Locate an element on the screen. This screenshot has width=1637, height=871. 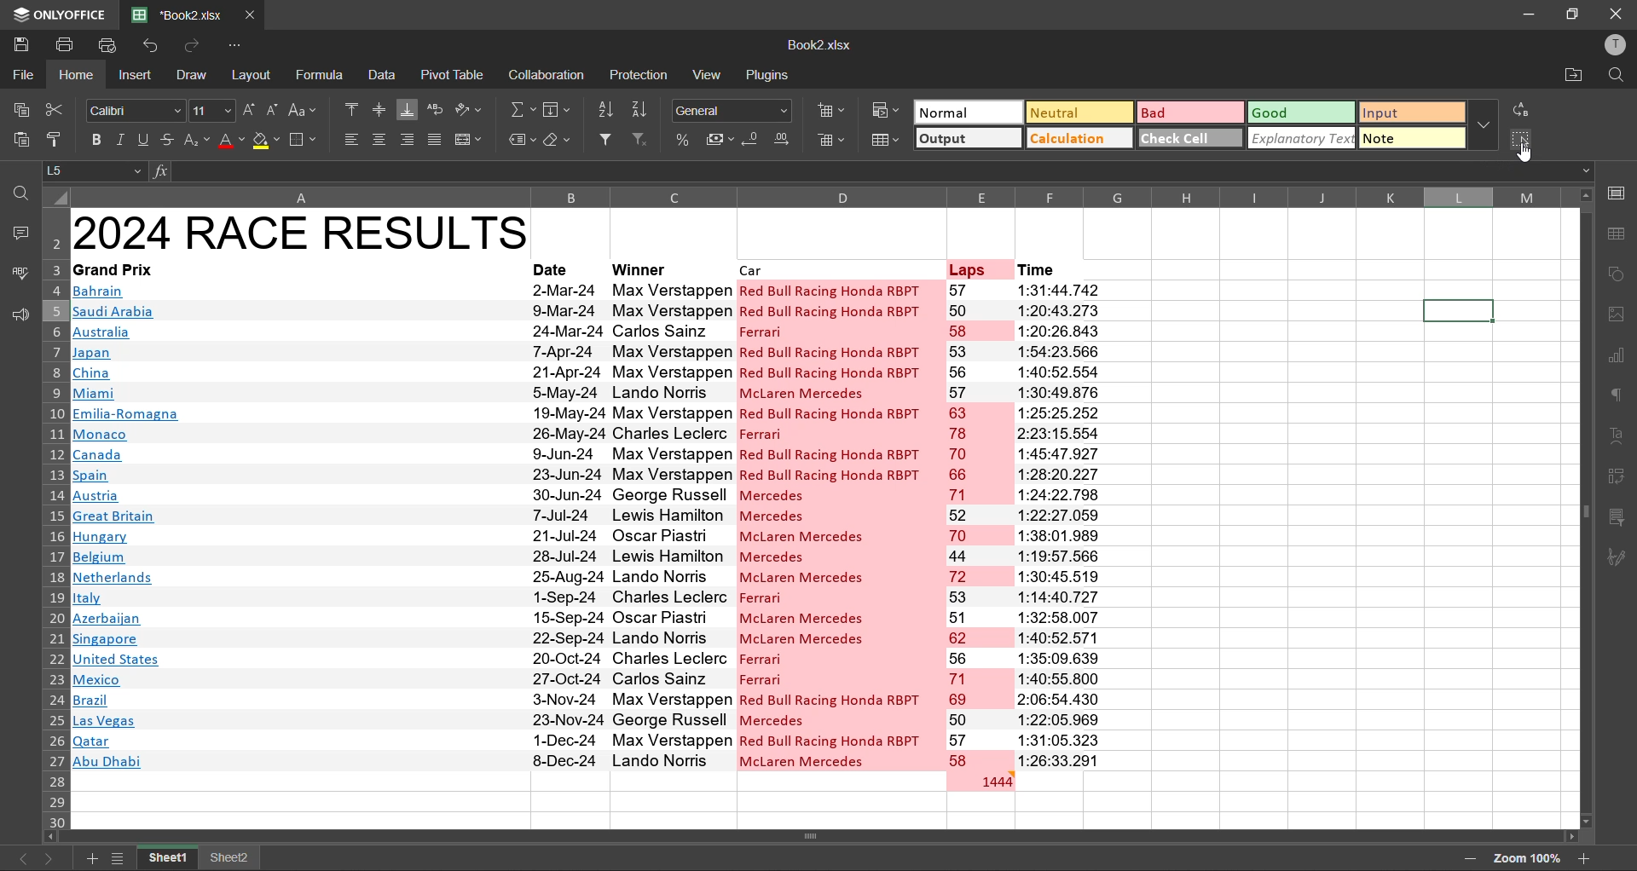
format as table is located at coordinates (887, 141).